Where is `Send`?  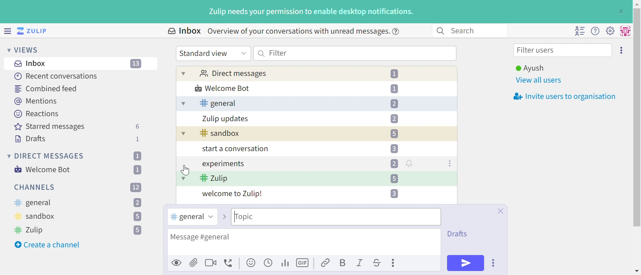
Send is located at coordinates (466, 263).